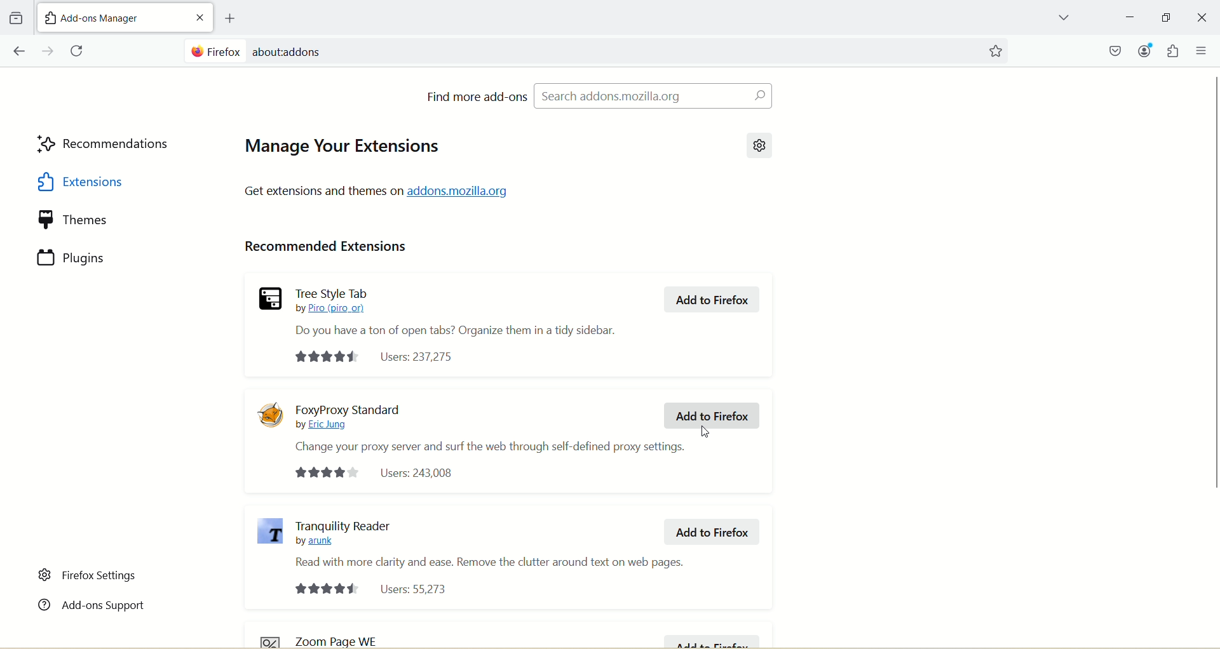 Image resolution: width=1220 pixels, height=649 pixels. What do you see at coordinates (711, 640) in the screenshot?
I see `Add to Firefox` at bounding box center [711, 640].